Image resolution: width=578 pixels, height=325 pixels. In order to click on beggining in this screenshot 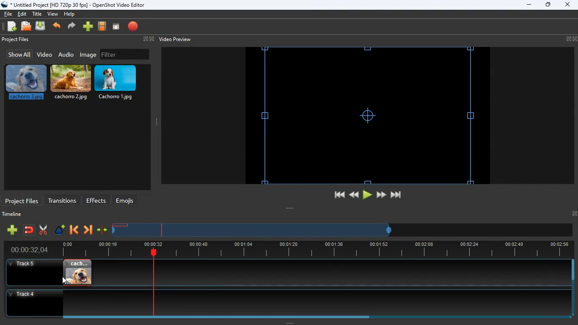, I will do `click(336, 195)`.